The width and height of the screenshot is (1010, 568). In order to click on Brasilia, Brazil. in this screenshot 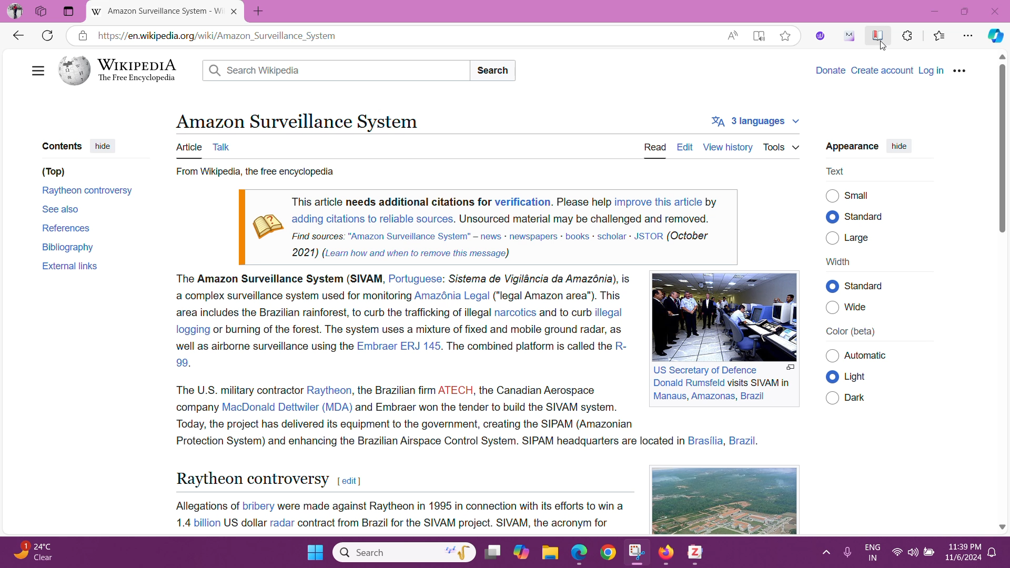, I will do `click(725, 441)`.